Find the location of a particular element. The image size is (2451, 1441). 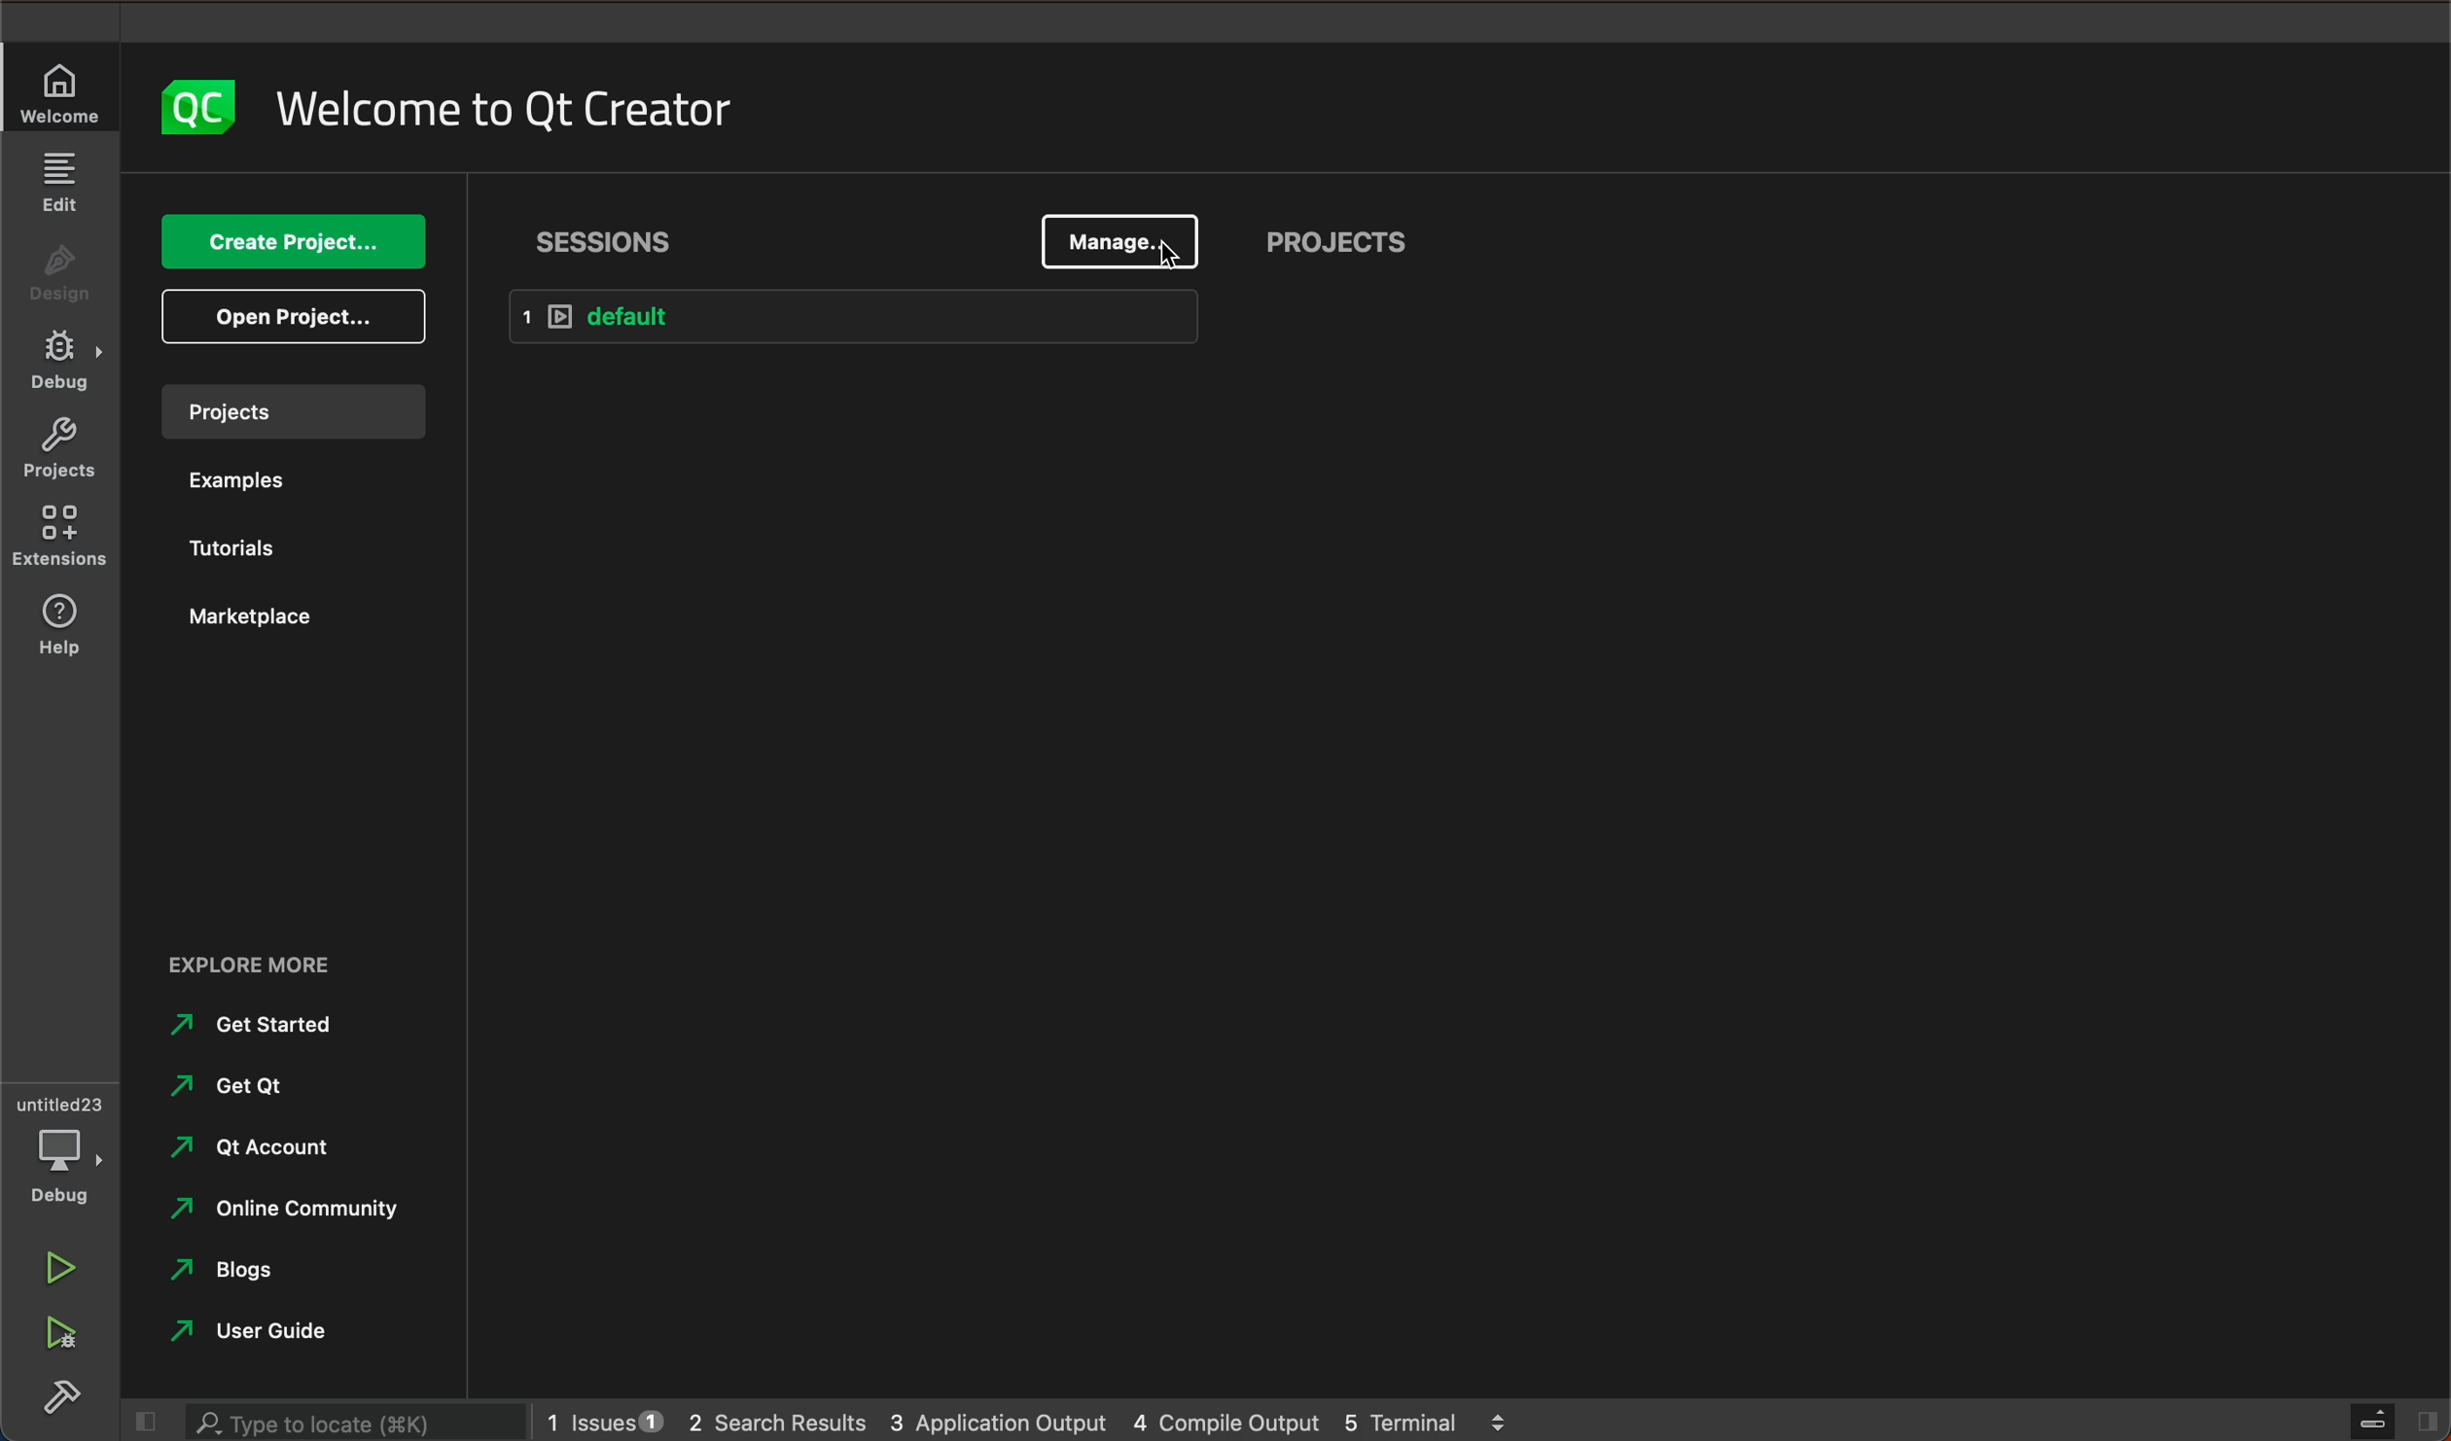

close slide bar is located at coordinates (138, 1422).